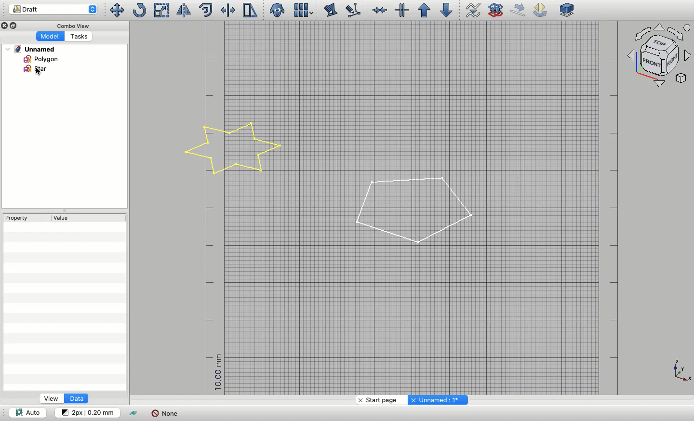  I want to click on Collapse, so click(64, 210).